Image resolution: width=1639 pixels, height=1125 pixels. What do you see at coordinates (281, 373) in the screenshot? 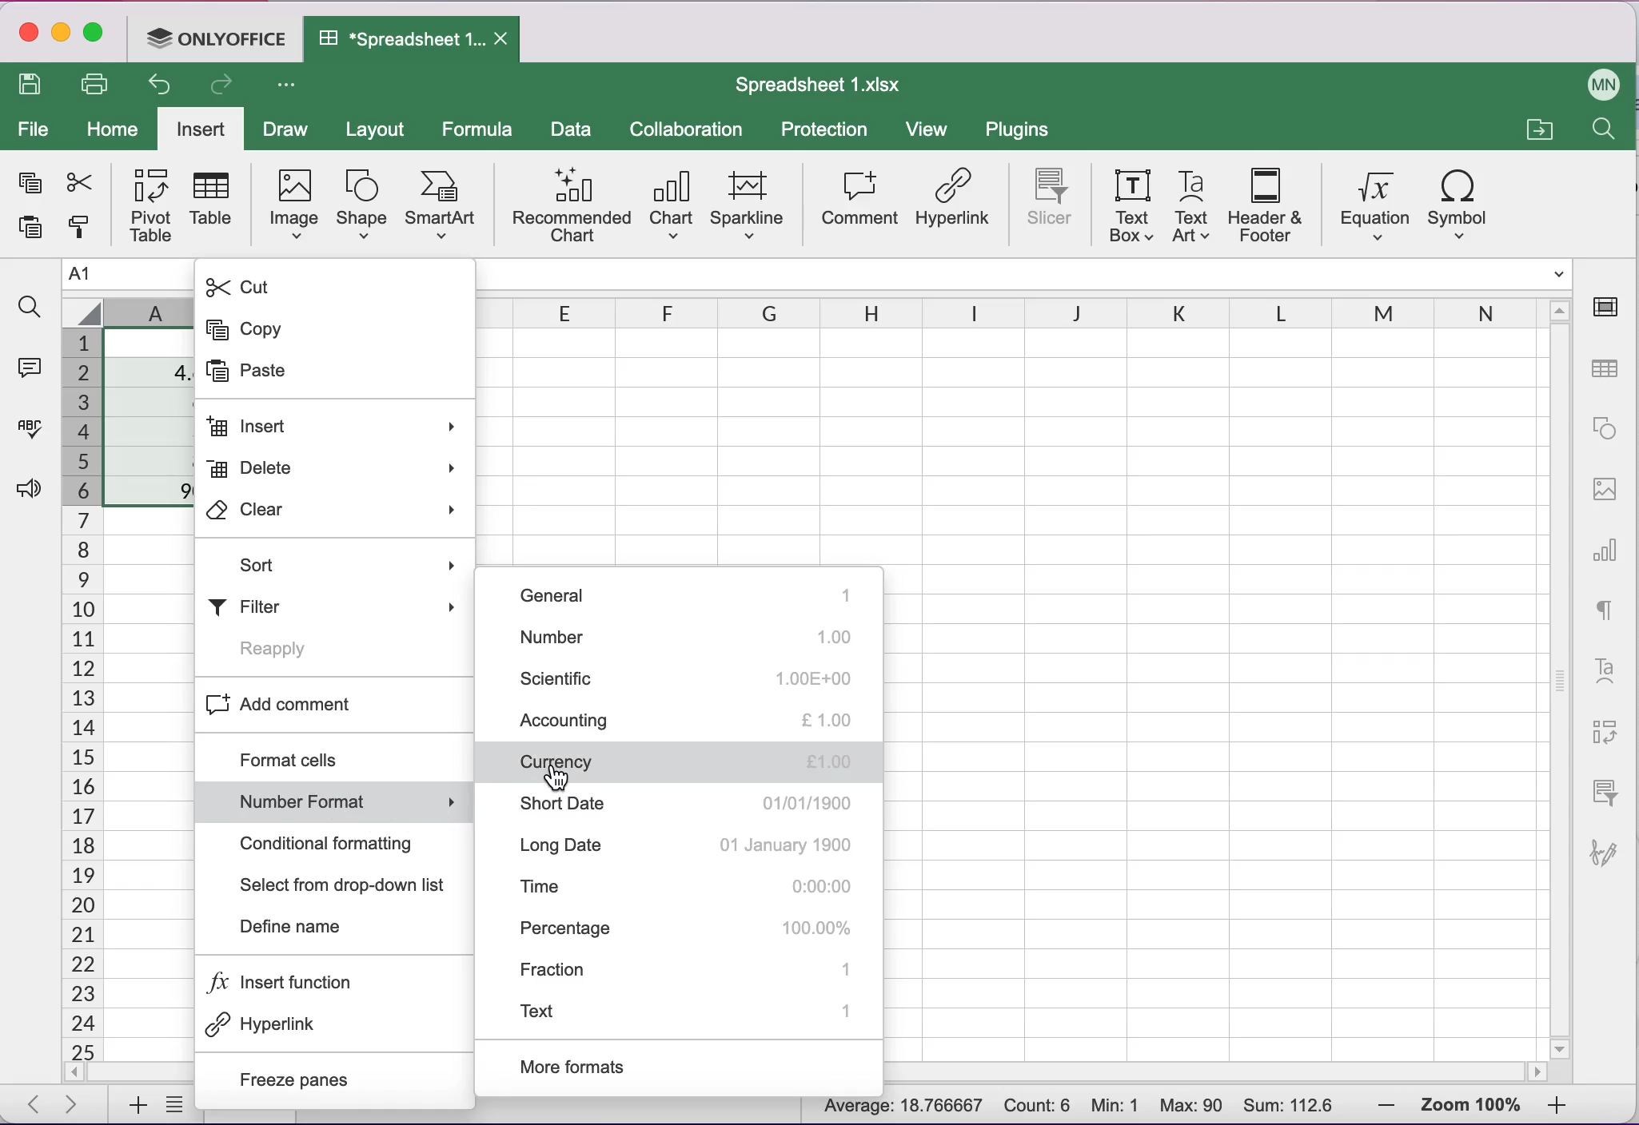
I see `Paste` at bounding box center [281, 373].